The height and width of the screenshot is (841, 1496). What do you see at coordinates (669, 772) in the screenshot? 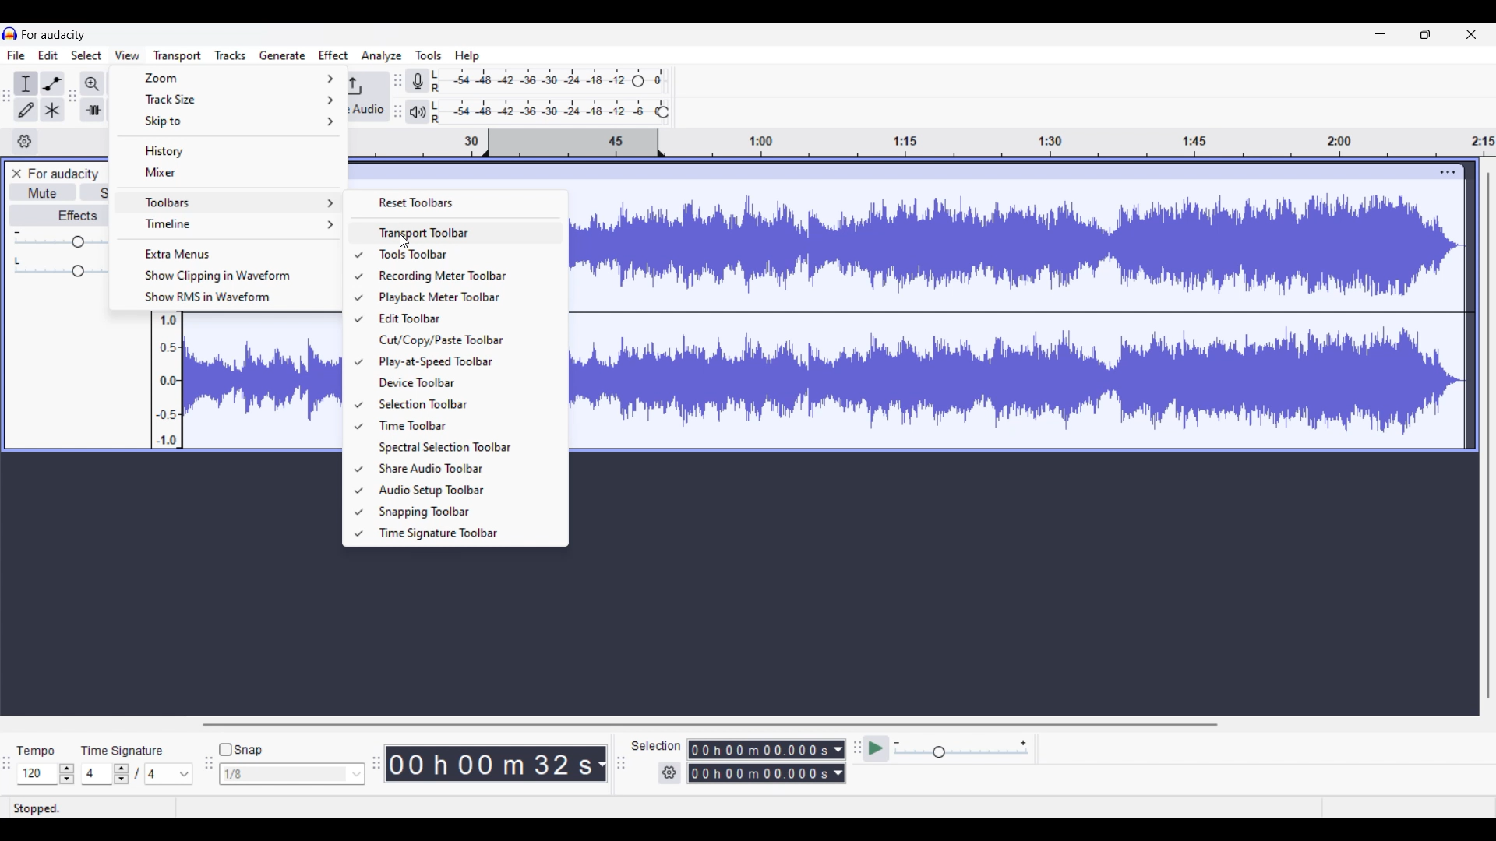
I see `Selection settings` at bounding box center [669, 772].